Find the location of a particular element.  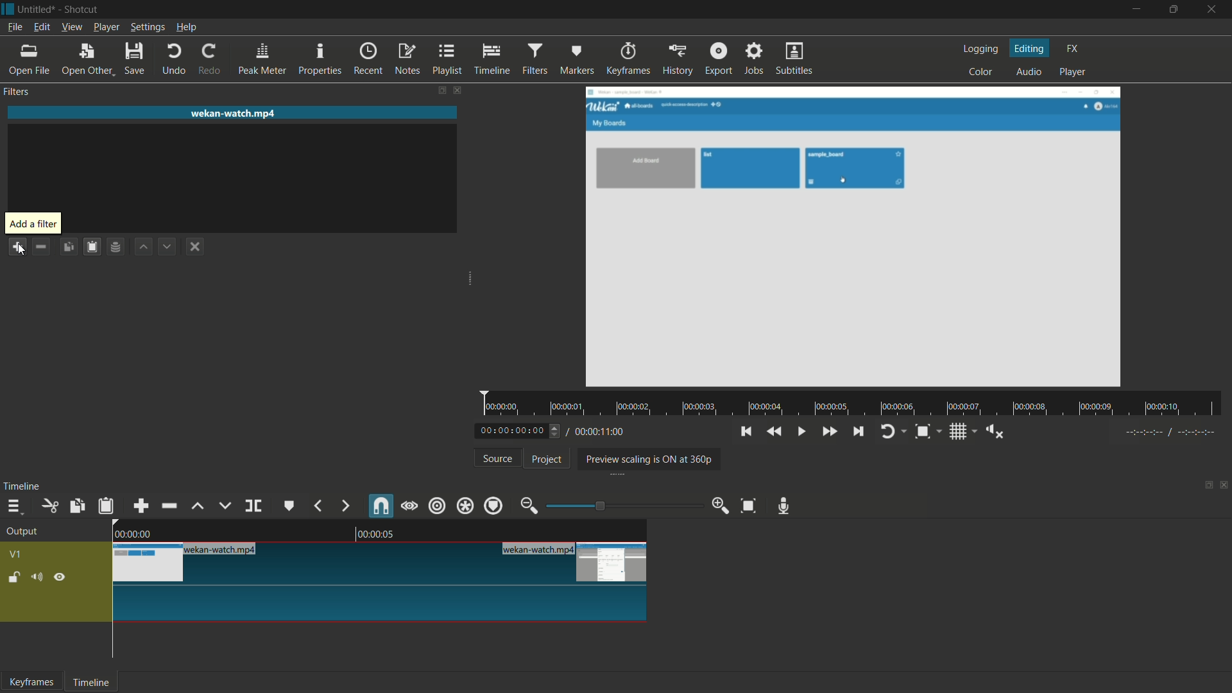

minimize is located at coordinates (1134, 10).